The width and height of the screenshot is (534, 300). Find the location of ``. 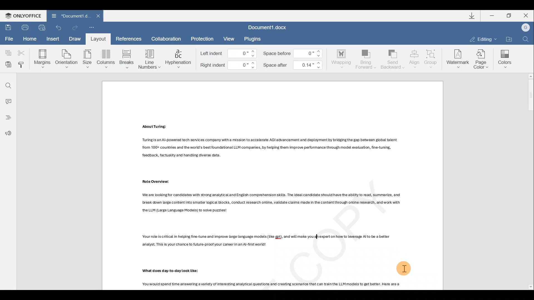

 is located at coordinates (272, 284).